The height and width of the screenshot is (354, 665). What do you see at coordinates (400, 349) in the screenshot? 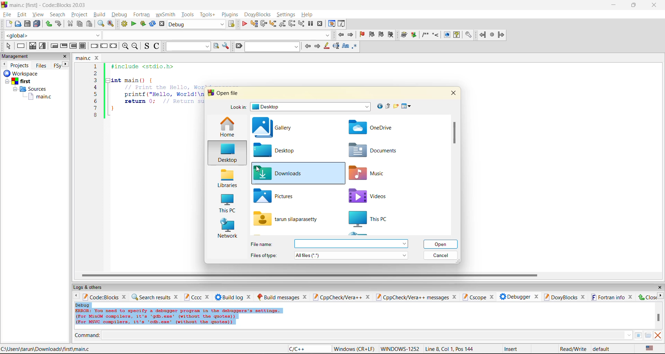
I see `Windows 1252` at bounding box center [400, 349].